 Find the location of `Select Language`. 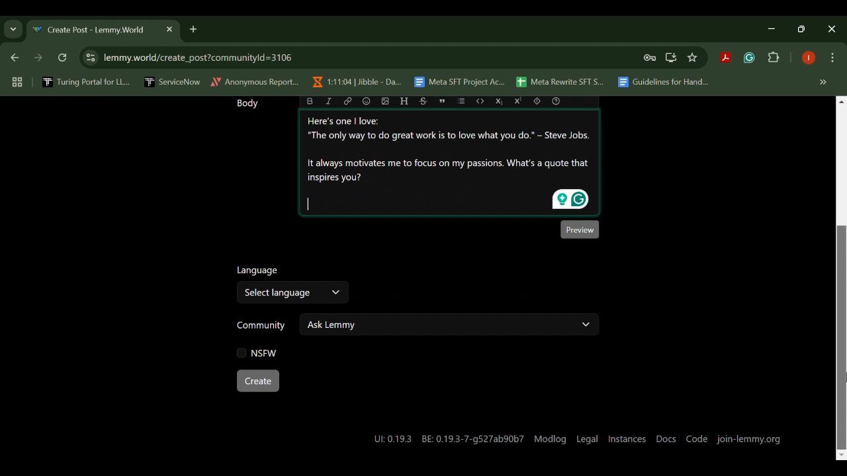

Select Language is located at coordinates (293, 295).